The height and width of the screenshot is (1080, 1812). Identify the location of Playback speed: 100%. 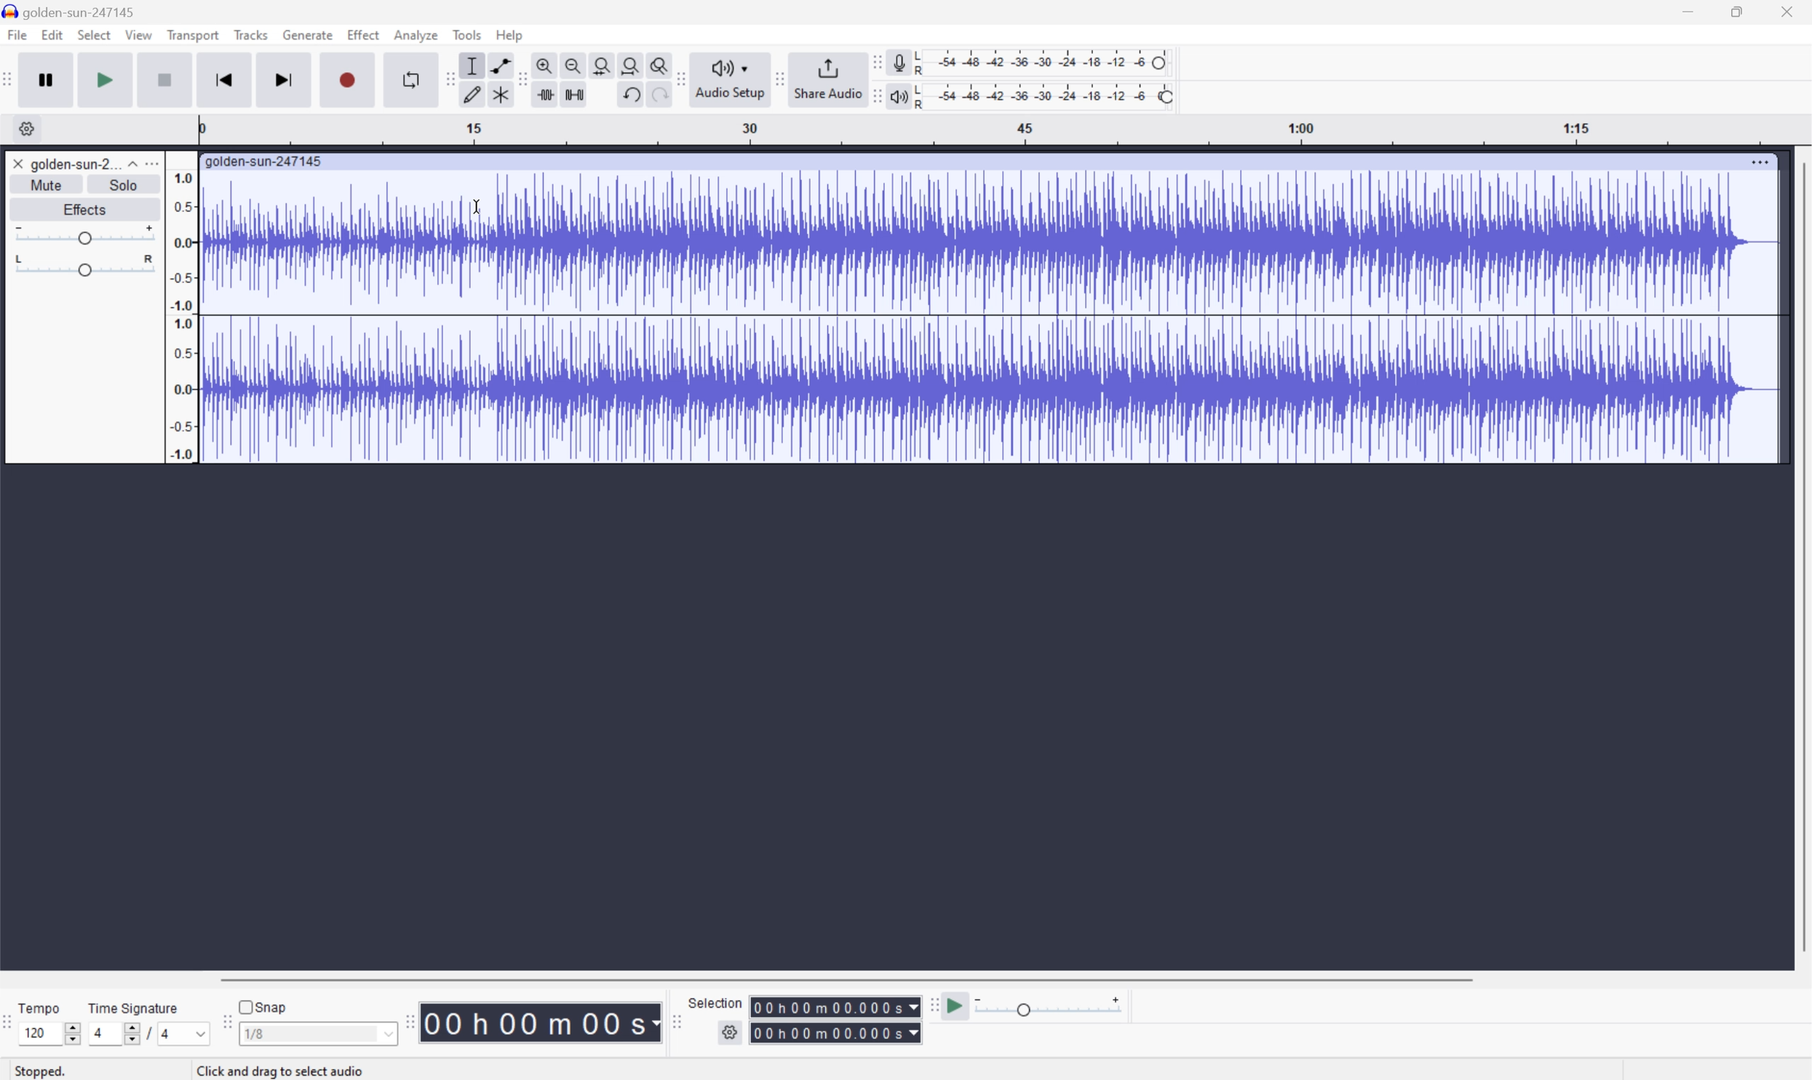
(1046, 94).